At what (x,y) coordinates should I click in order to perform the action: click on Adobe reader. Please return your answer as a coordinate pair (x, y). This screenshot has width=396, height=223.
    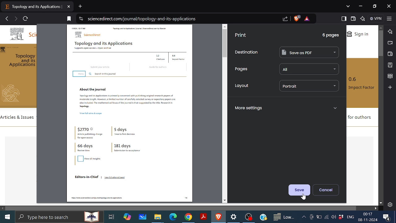
    Looking at the image, I should click on (204, 216).